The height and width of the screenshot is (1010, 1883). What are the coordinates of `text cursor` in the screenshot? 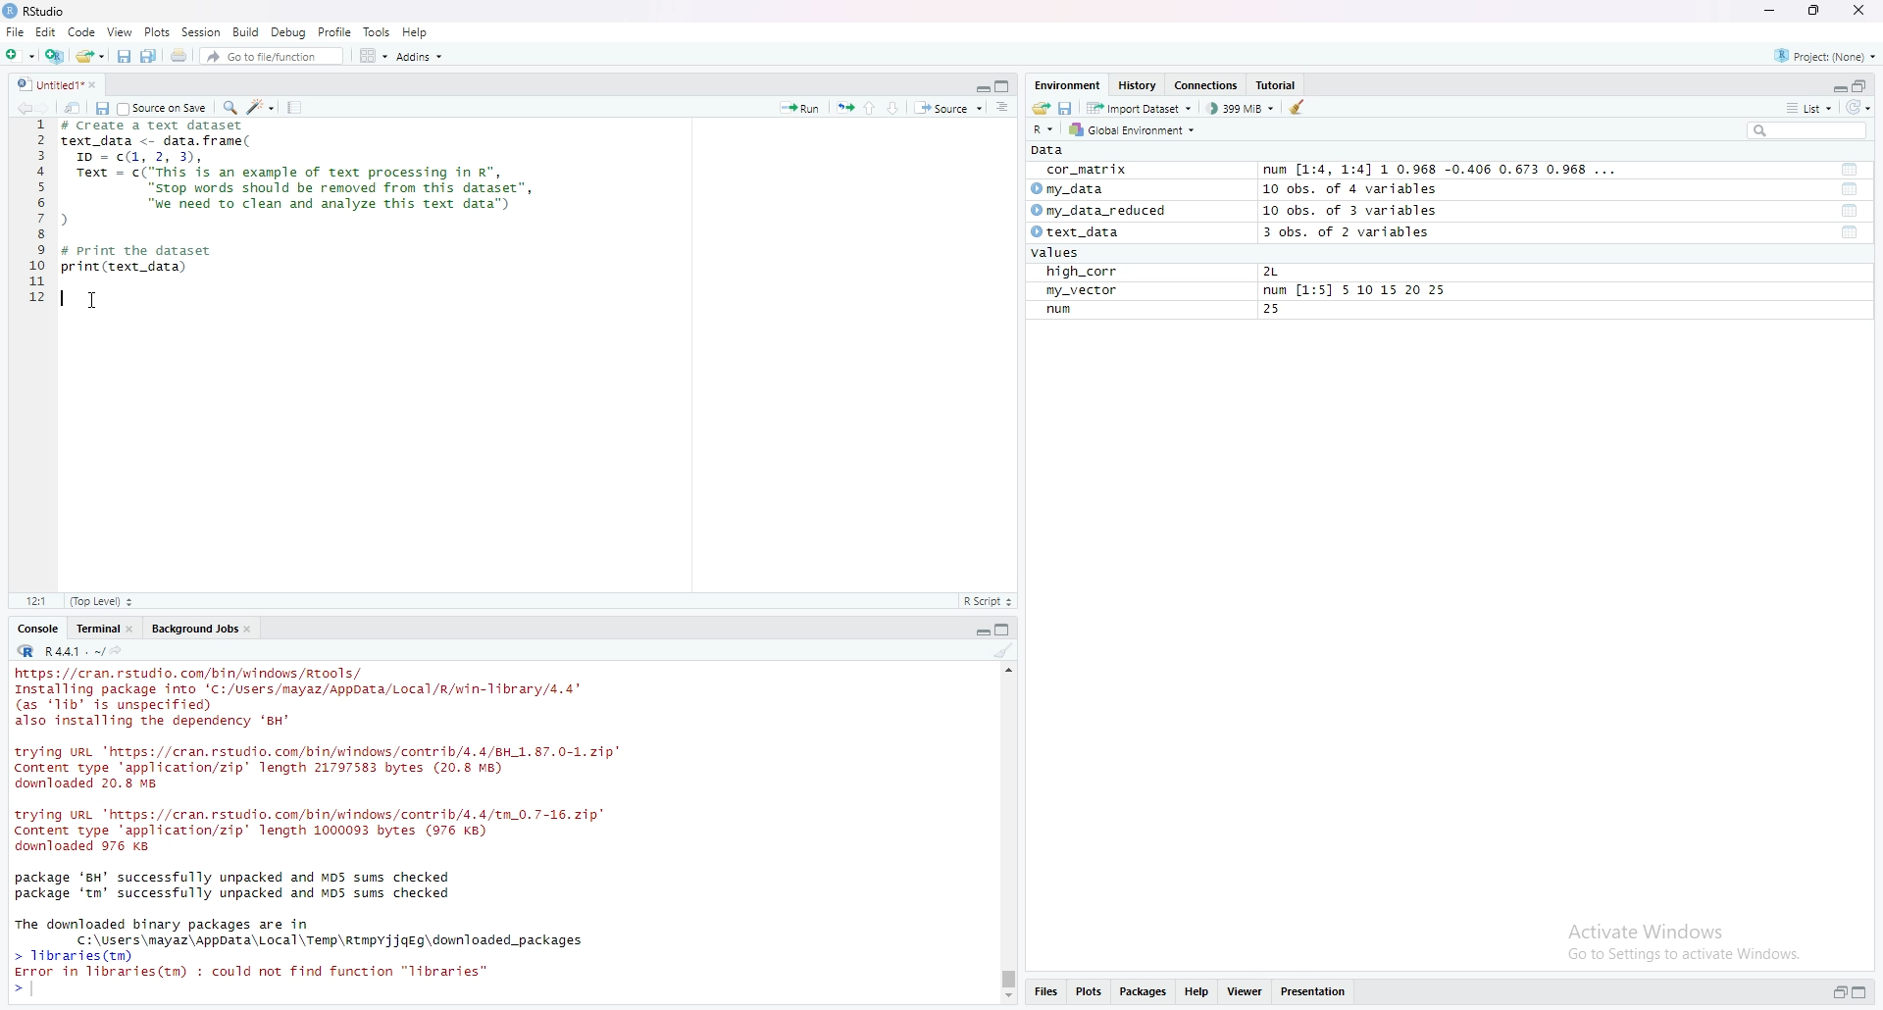 It's located at (31, 988).